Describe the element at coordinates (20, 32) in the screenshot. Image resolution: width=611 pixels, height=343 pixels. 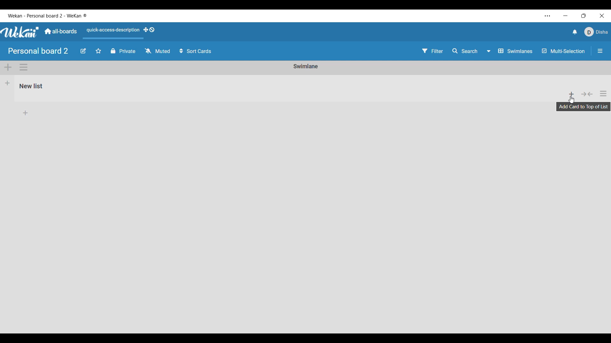
I see `Software logo` at that location.